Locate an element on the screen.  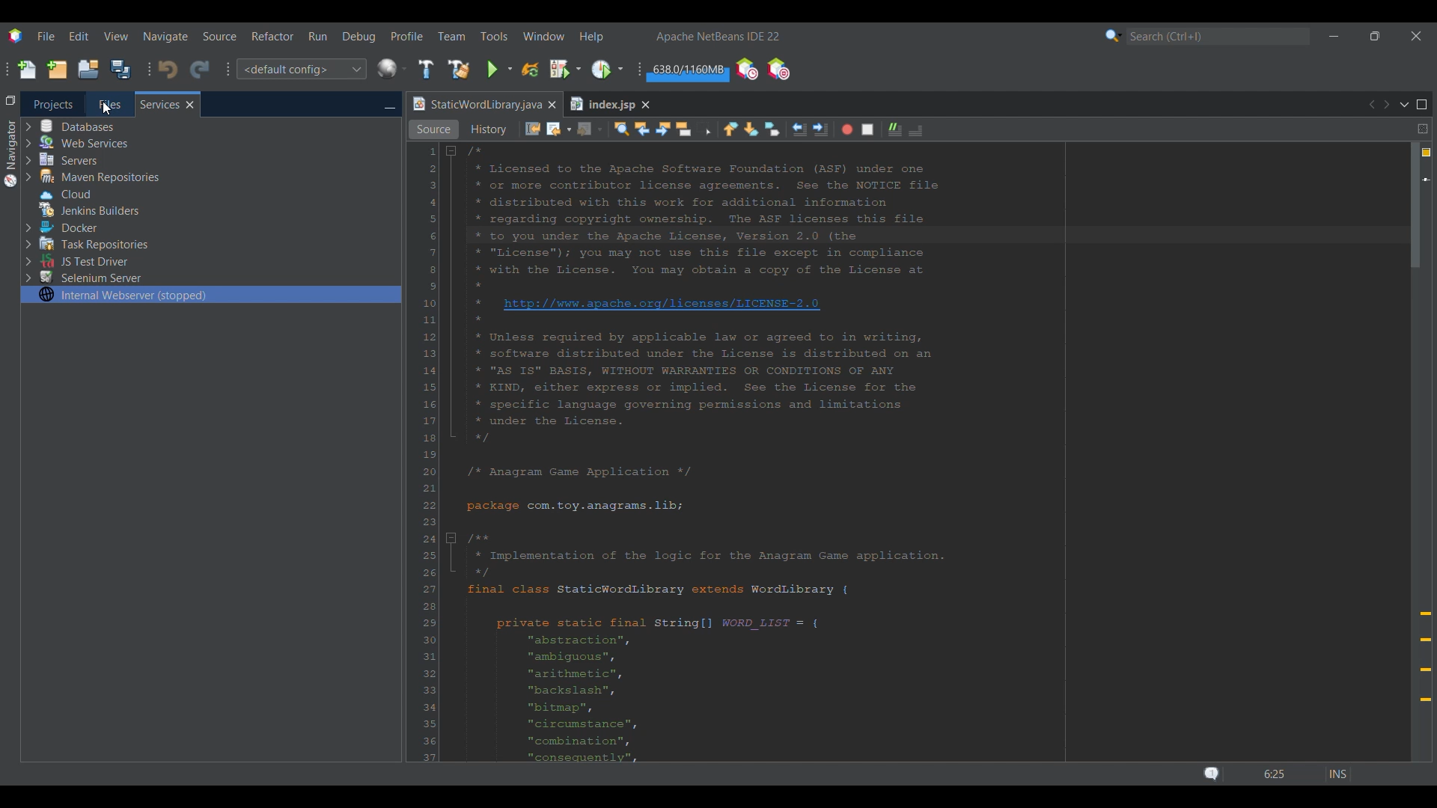
Markers is located at coordinates (1425, 657).